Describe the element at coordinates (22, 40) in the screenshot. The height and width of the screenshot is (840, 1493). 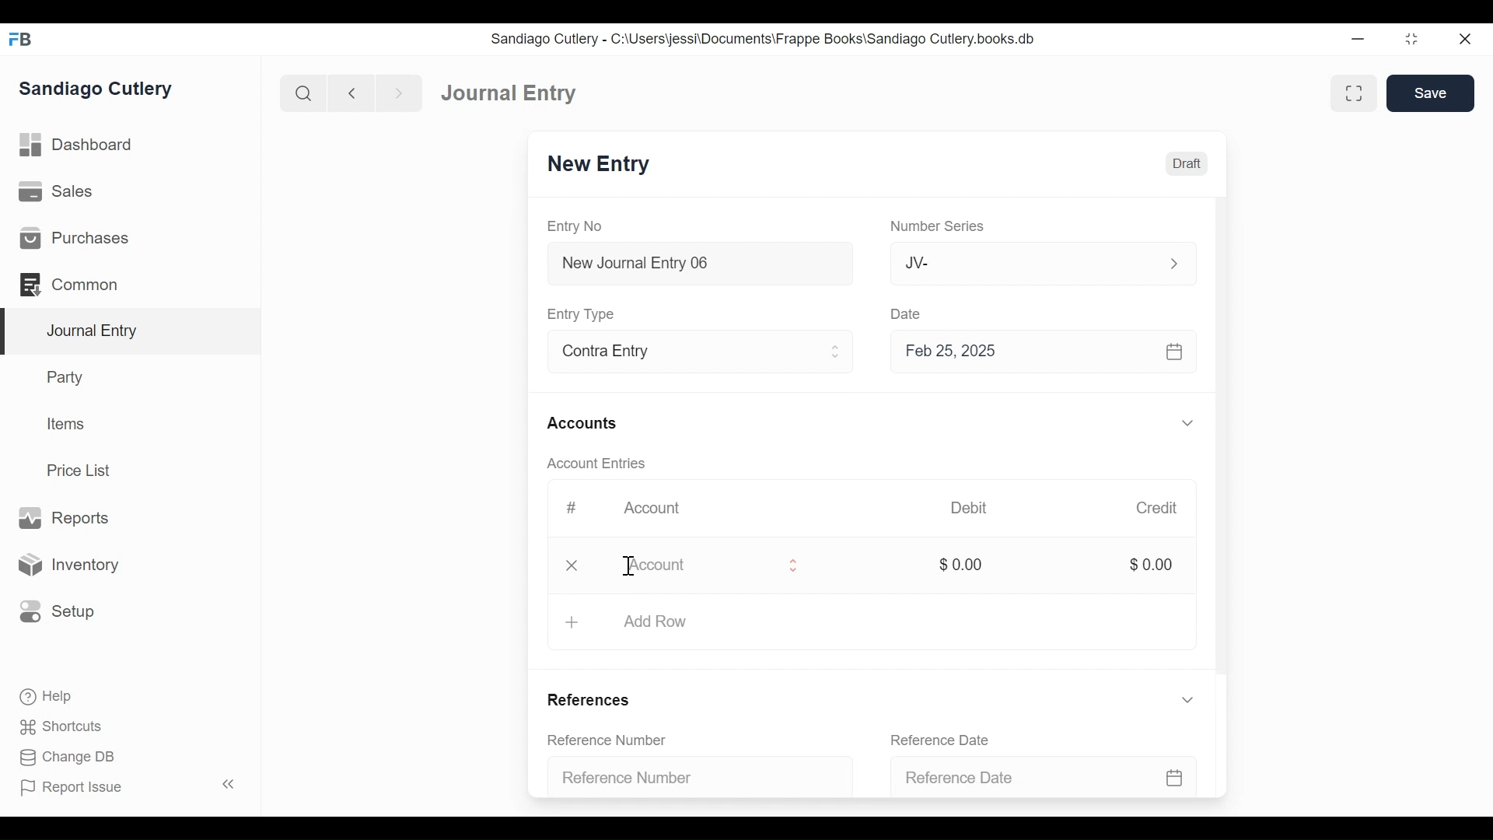
I see `Frappe Books Desktop icon` at that location.